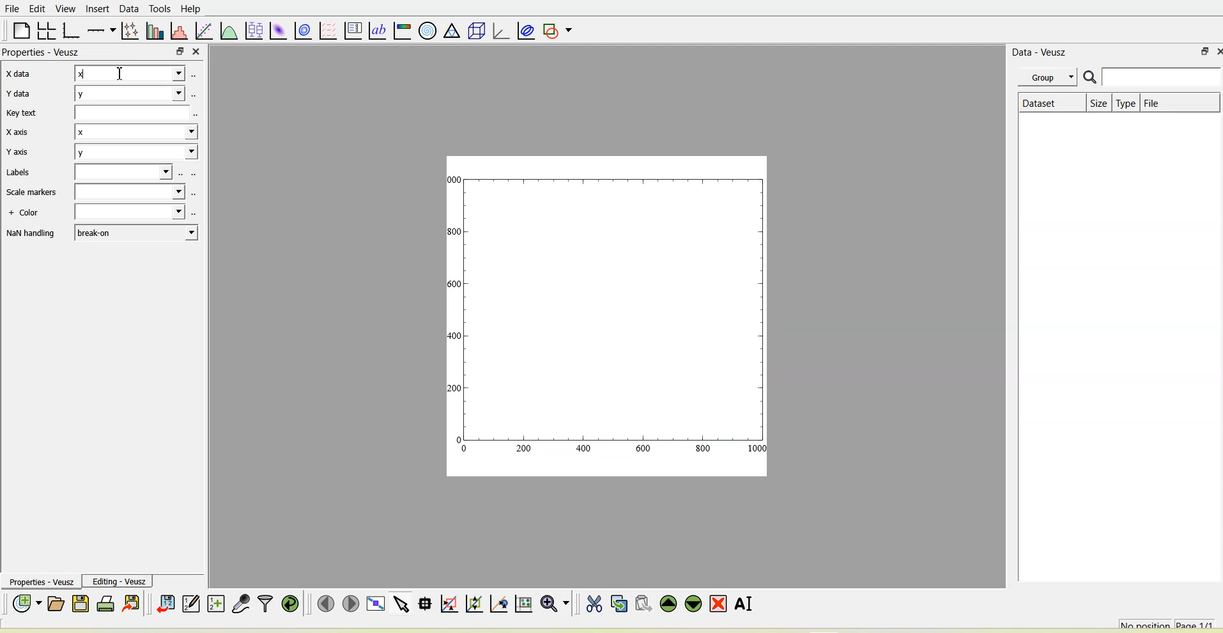  Describe the element at coordinates (179, 31) in the screenshot. I see `Histogram of a dataset` at that location.